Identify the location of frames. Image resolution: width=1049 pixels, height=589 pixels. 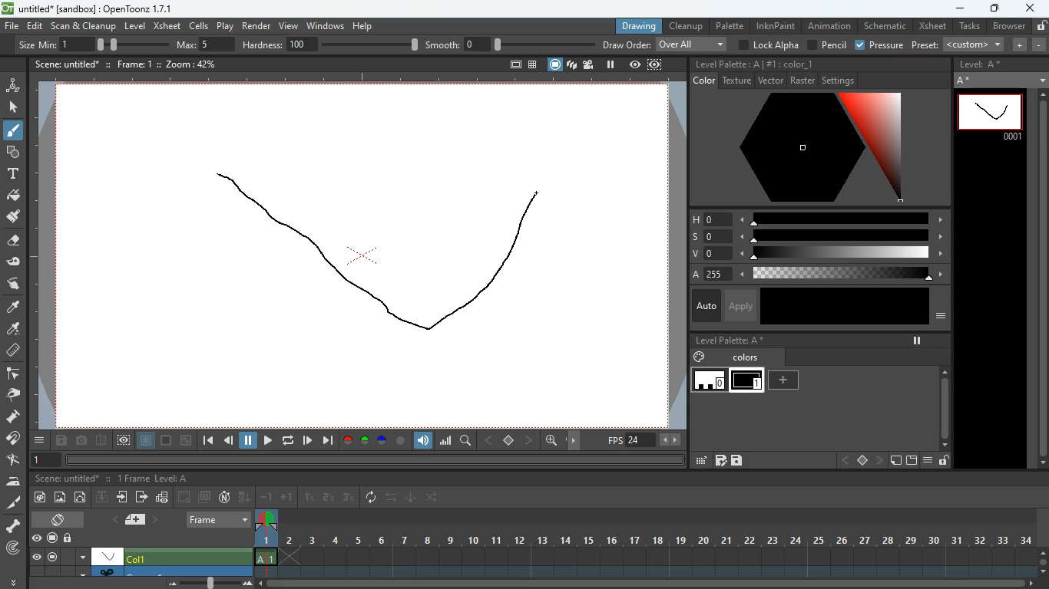
(131, 479).